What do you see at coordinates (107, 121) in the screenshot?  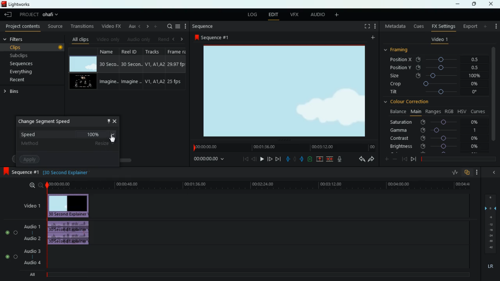 I see `pin` at bounding box center [107, 121].